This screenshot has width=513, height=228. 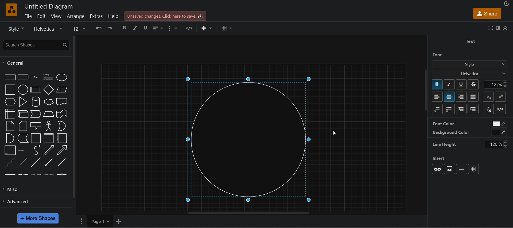 I want to click on Connector 1, so click(x=9, y=174).